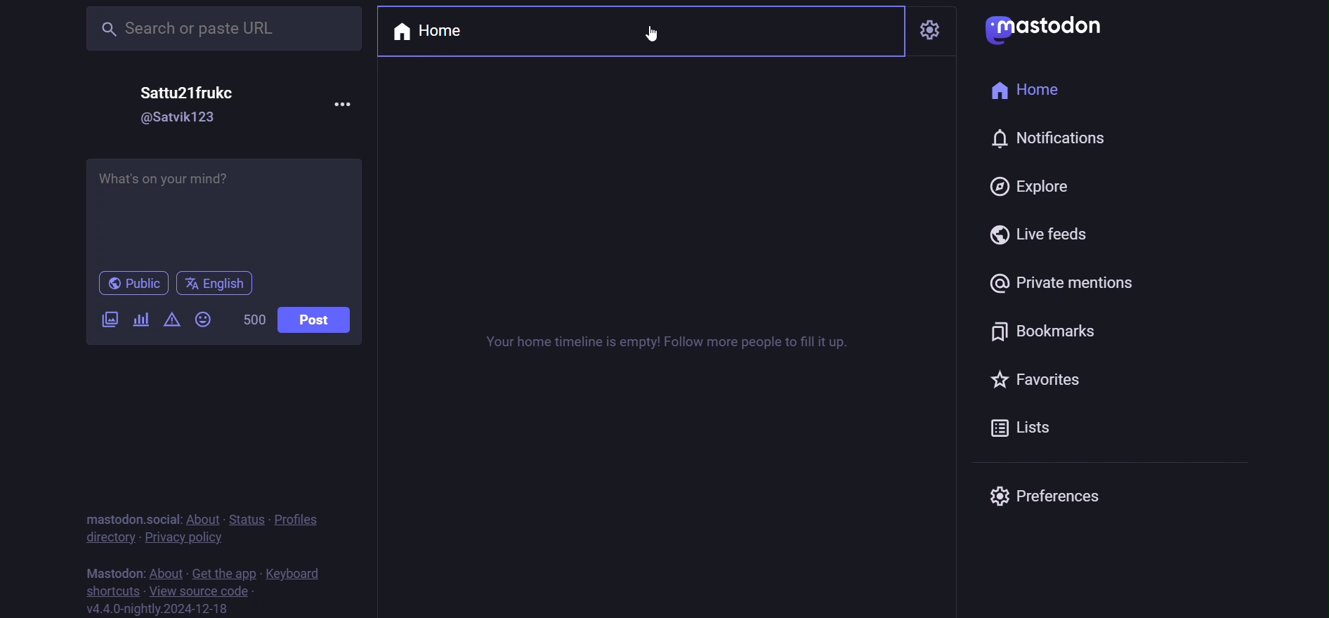 This screenshot has width=1329, height=618. I want to click on post here, so click(223, 209).